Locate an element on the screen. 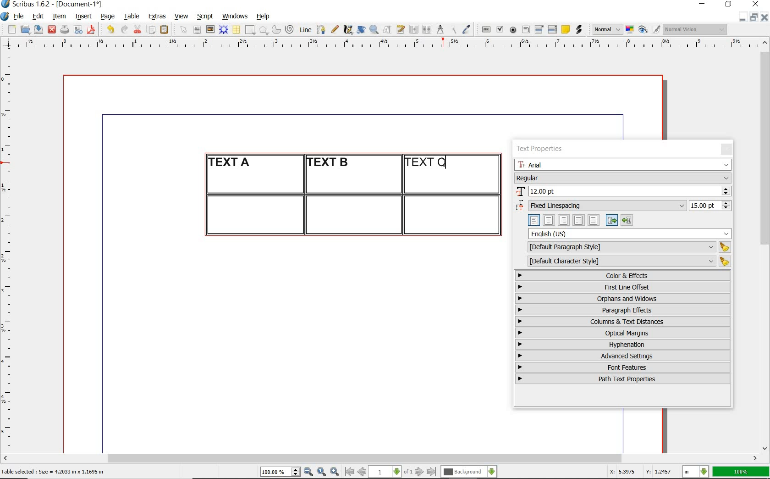 This screenshot has height=479, width=770. view is located at coordinates (181, 16).